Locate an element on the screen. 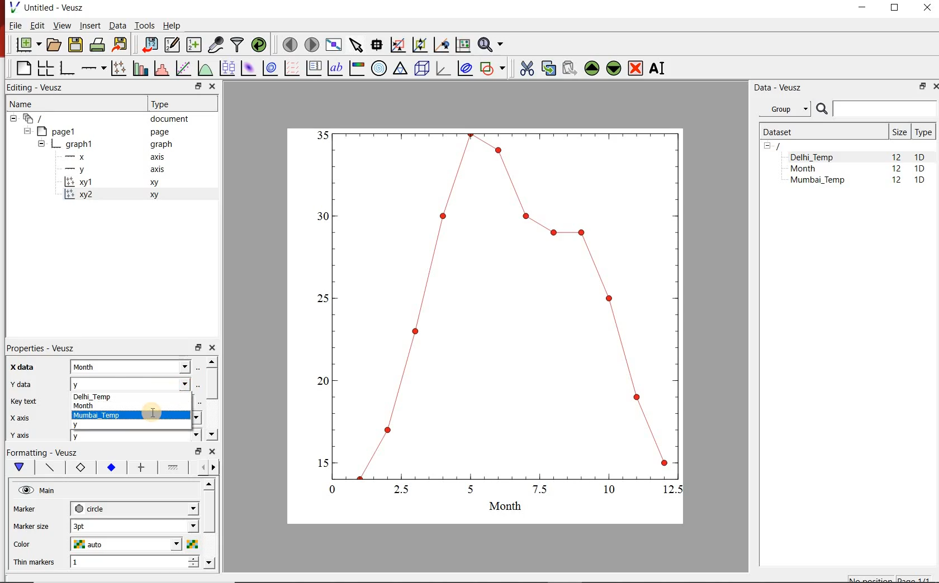 The height and width of the screenshot is (583, 939). 12 is located at coordinates (898, 181).